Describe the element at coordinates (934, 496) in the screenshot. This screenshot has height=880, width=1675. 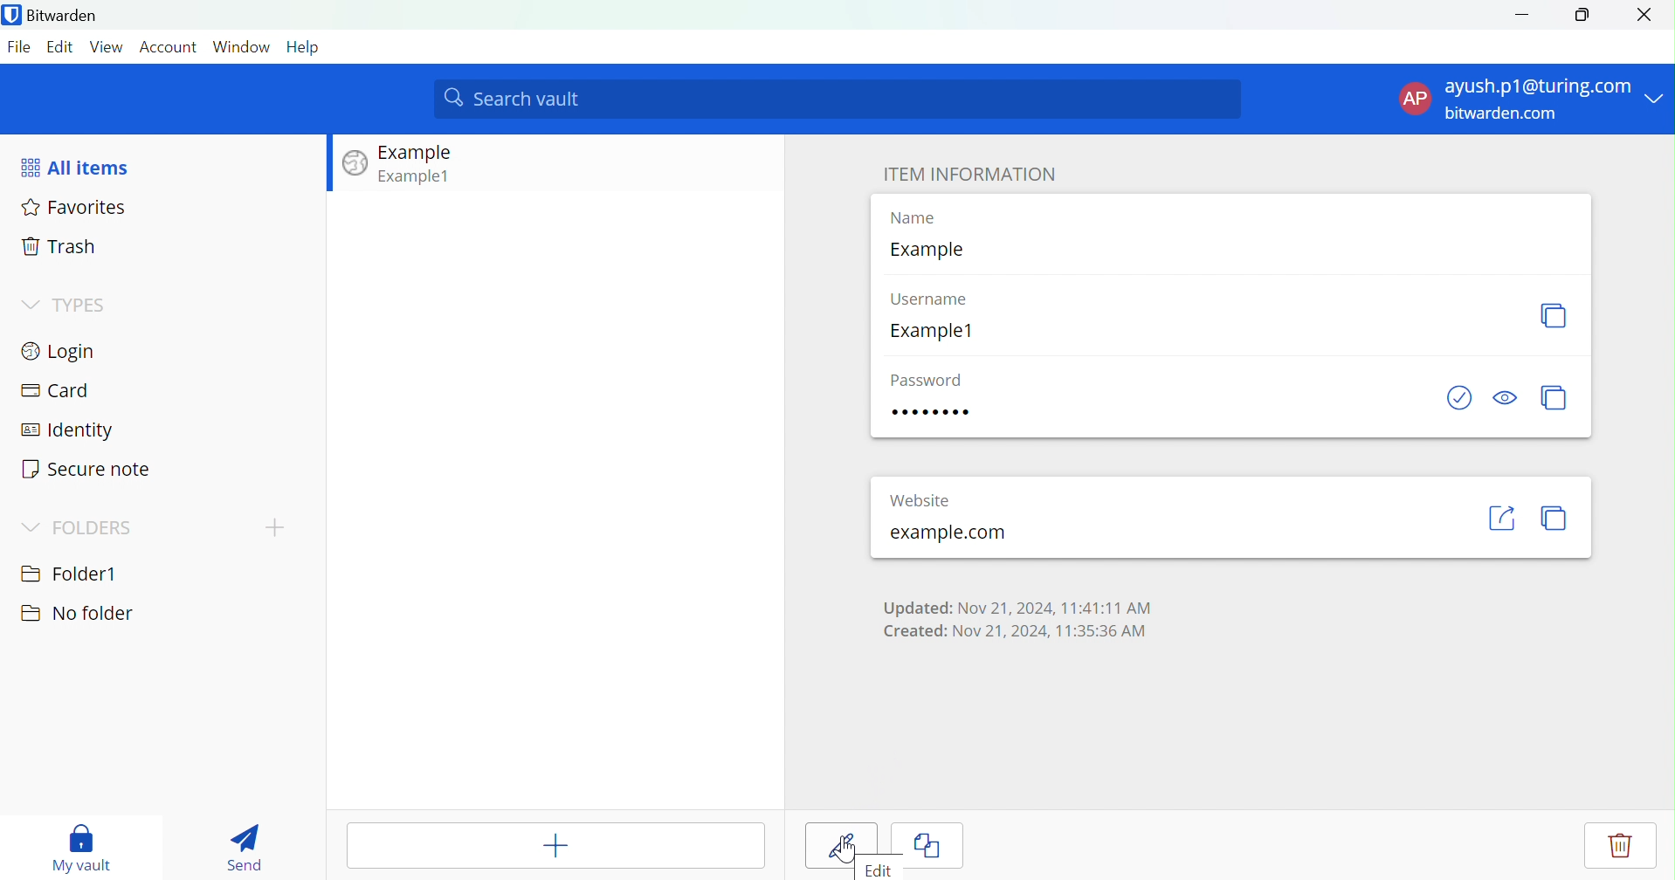
I see `Website` at that location.